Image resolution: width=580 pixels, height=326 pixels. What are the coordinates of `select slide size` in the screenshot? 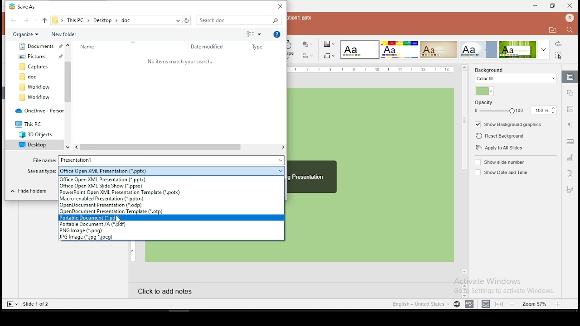 It's located at (329, 55).